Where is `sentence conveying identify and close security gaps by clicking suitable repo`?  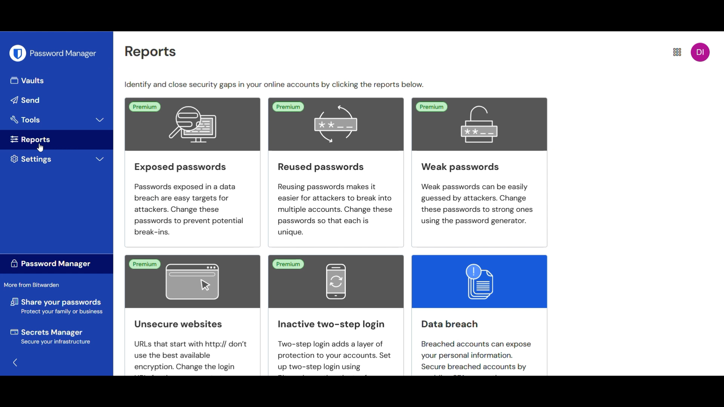 sentence conveying identify and close security gaps by clicking suitable repo is located at coordinates (279, 83).